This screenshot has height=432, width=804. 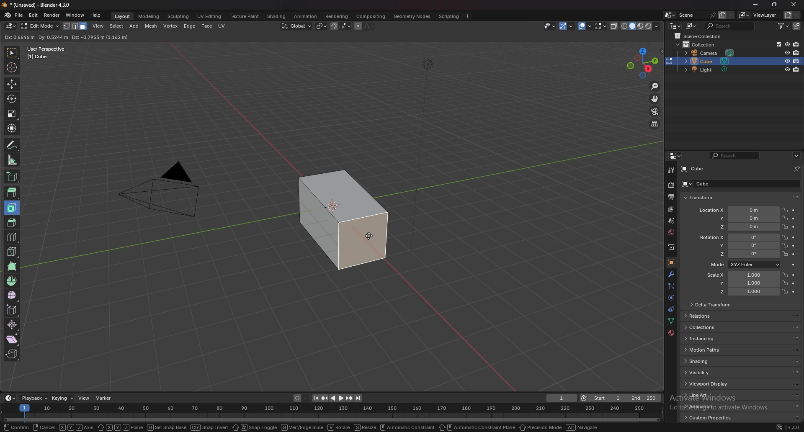 I want to click on scripting, so click(x=448, y=17).